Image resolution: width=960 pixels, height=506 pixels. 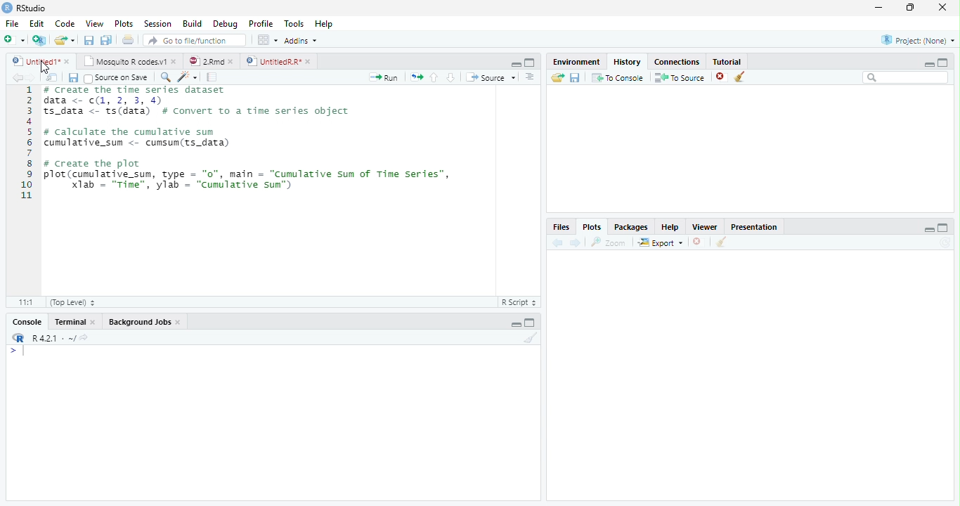 I want to click on Save all, so click(x=105, y=41).